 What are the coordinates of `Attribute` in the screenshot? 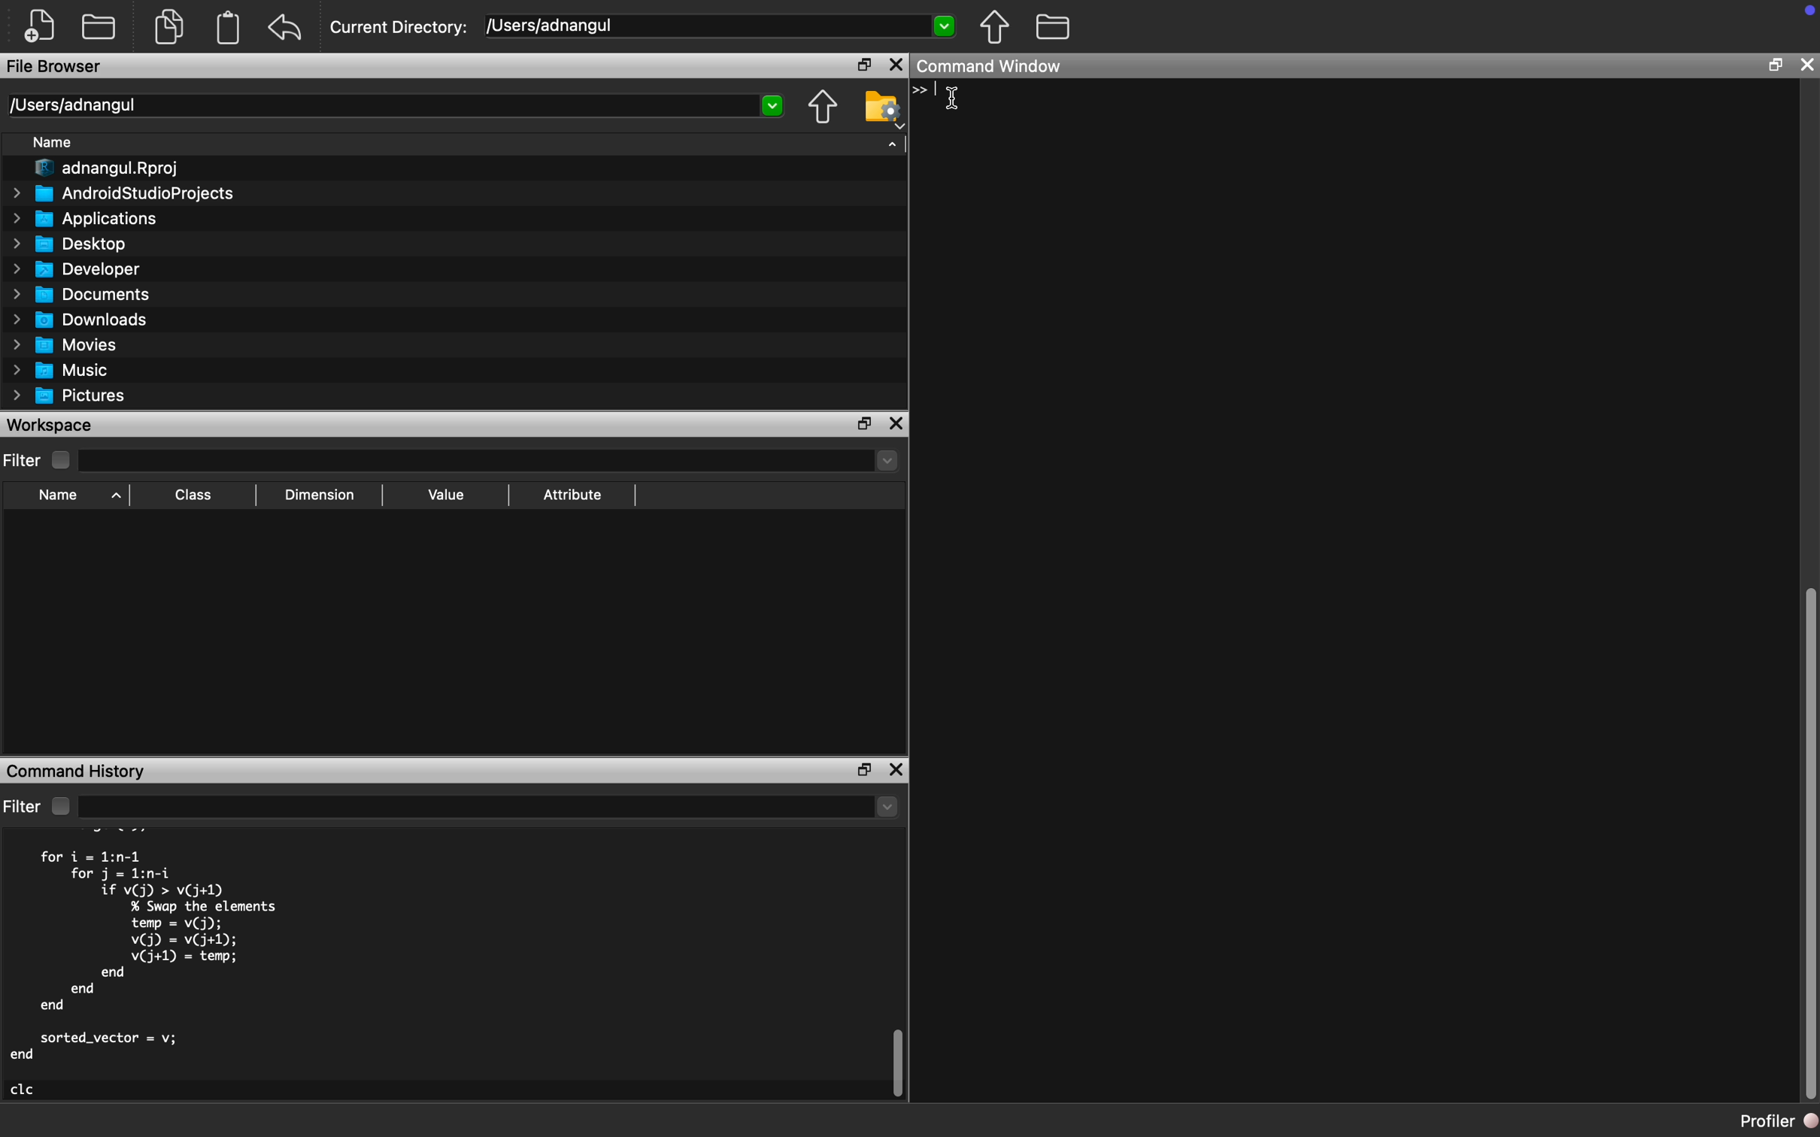 It's located at (571, 495).